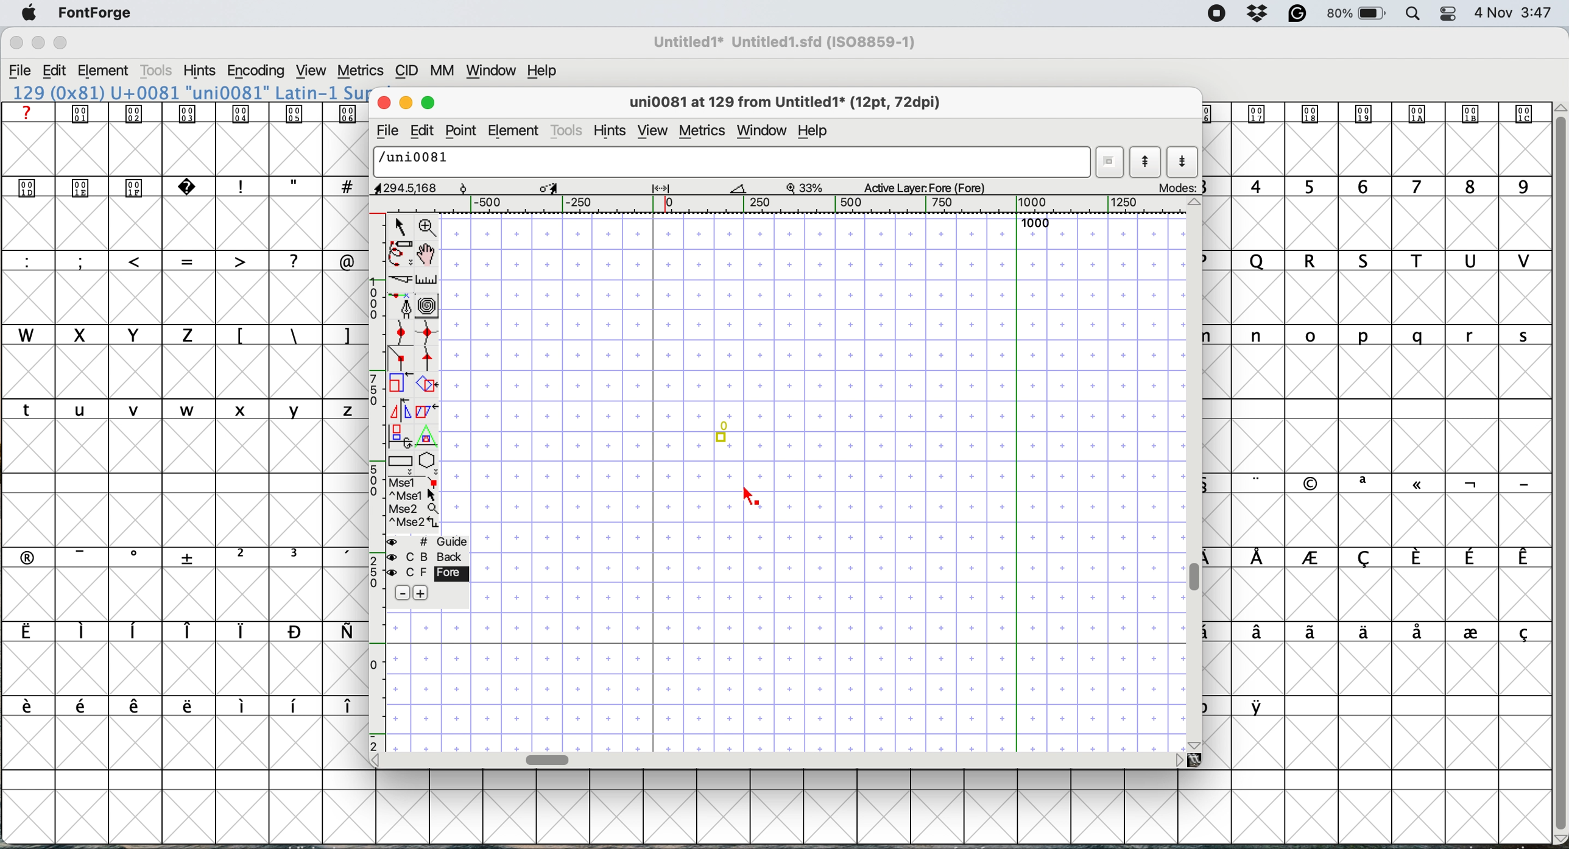 Image resolution: width=1569 pixels, height=849 pixels. What do you see at coordinates (375, 482) in the screenshot?
I see `vertical scale` at bounding box center [375, 482].